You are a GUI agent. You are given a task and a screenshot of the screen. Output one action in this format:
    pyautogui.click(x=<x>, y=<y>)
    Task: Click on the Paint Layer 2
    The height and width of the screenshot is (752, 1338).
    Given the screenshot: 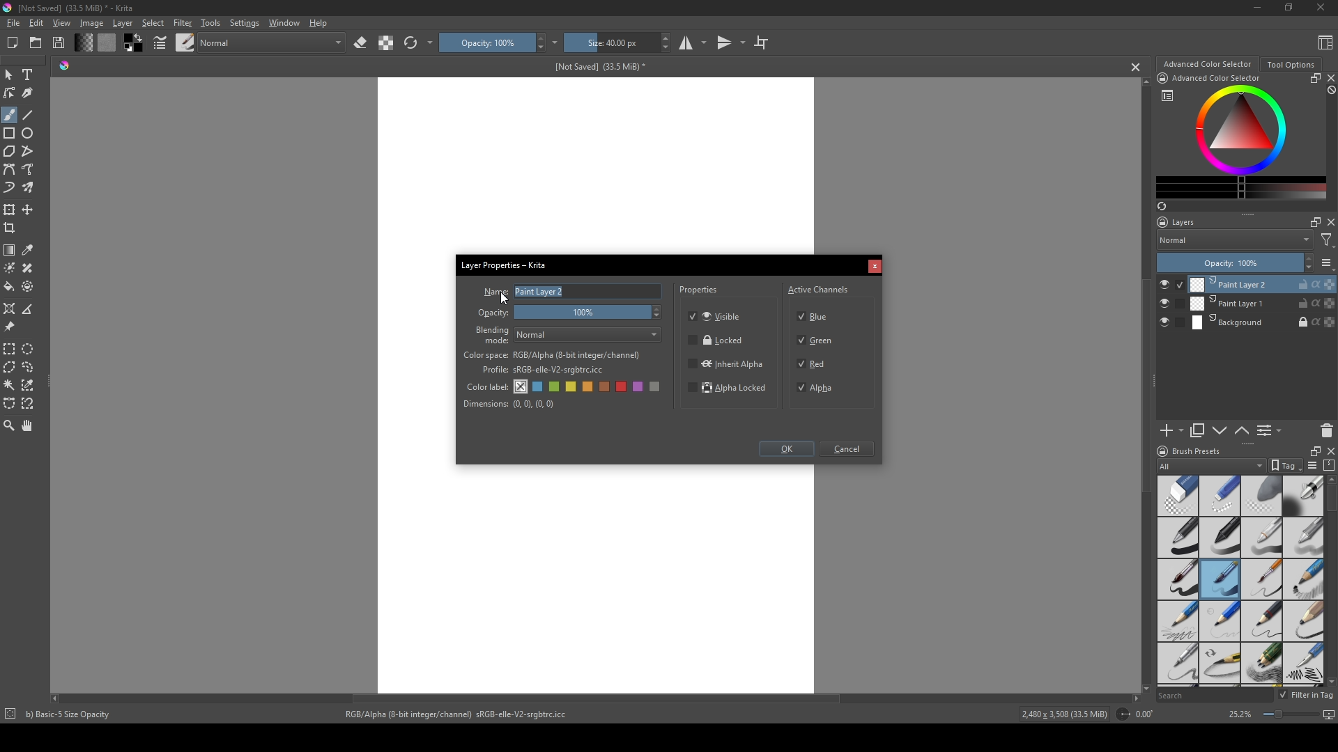 What is the action you would take?
    pyautogui.click(x=588, y=292)
    